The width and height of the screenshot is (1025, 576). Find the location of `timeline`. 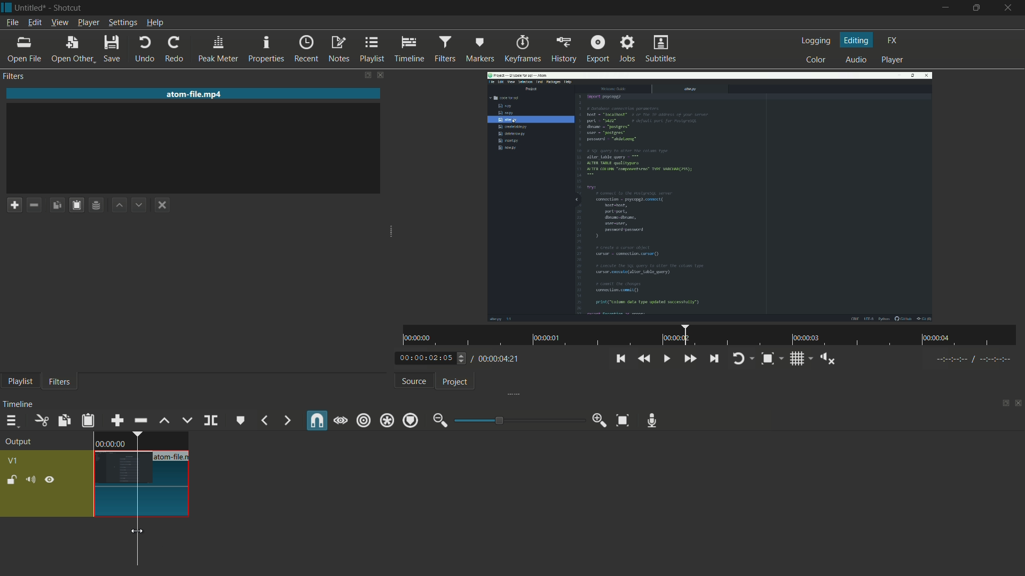

timeline is located at coordinates (409, 50).